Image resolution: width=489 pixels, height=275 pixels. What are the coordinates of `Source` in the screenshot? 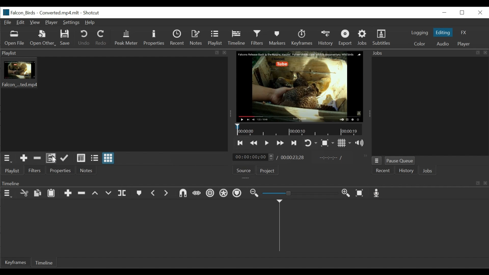 It's located at (244, 170).